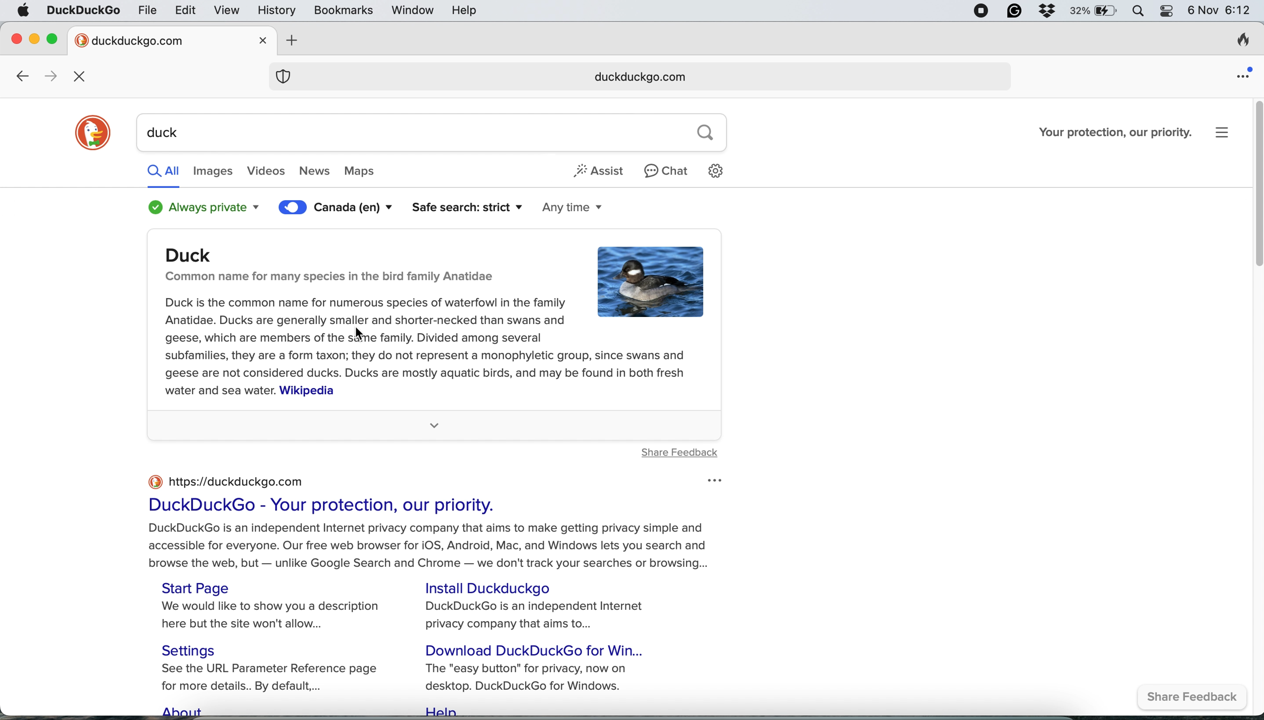 The height and width of the screenshot is (720, 1264). I want to click on Common name for many species in the bird family Anatidae, so click(330, 277).